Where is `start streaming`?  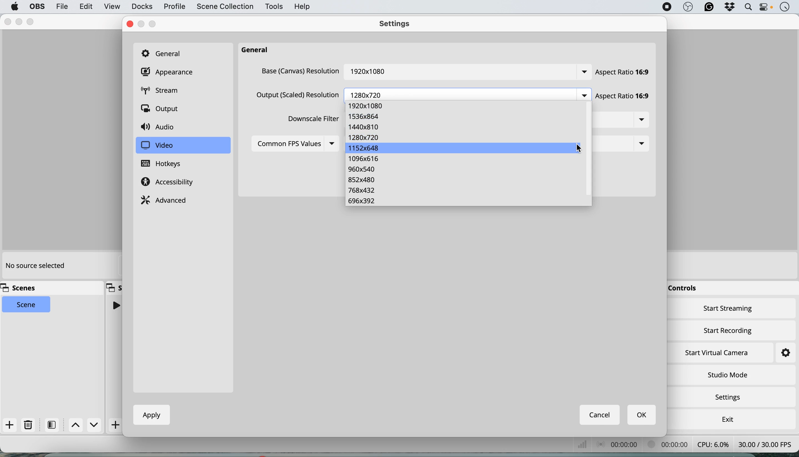 start streaming is located at coordinates (728, 310).